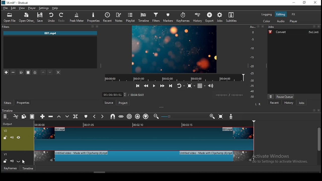 The height and width of the screenshot is (181, 322). Describe the element at coordinates (119, 17) in the screenshot. I see `notes` at that location.